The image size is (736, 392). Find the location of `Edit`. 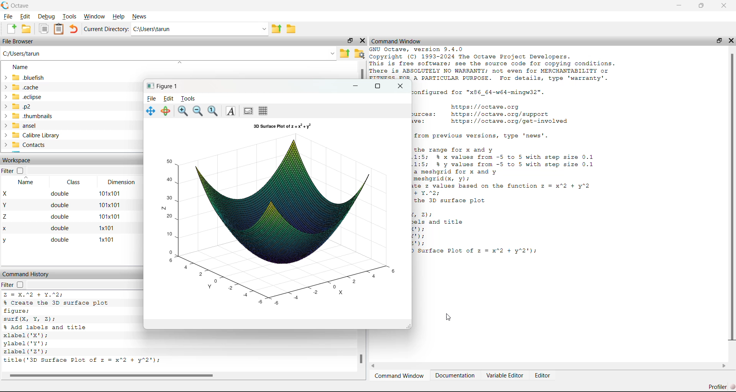

Edit is located at coordinates (168, 98).